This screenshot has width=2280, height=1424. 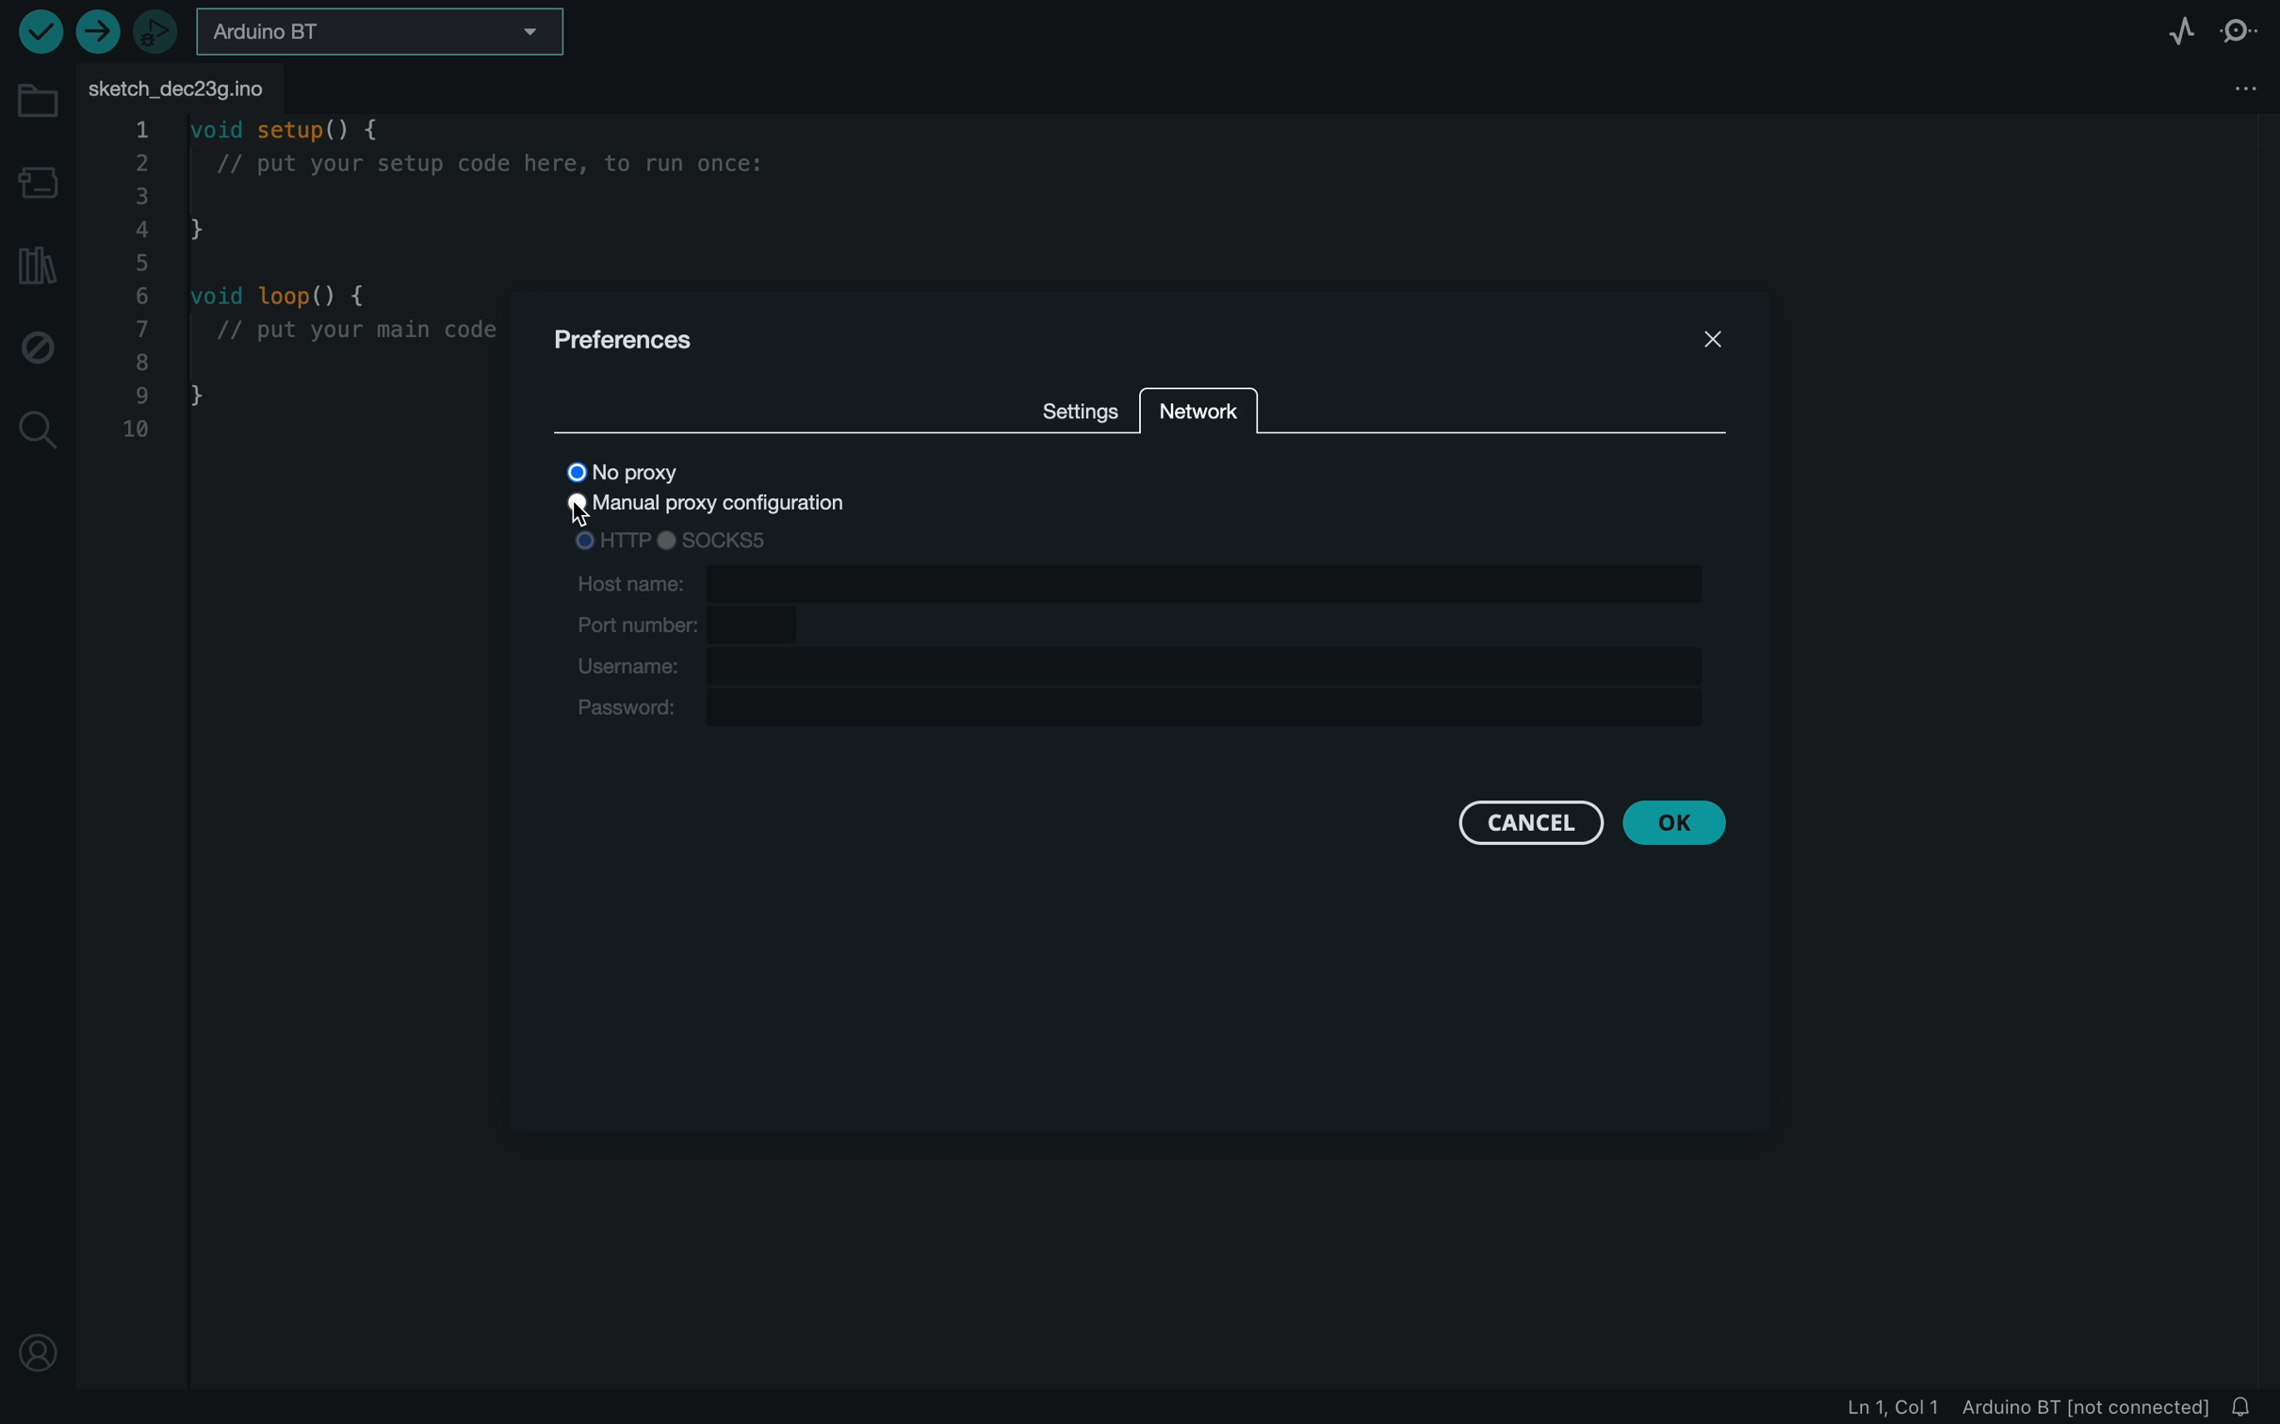 I want to click on username, so click(x=1133, y=670).